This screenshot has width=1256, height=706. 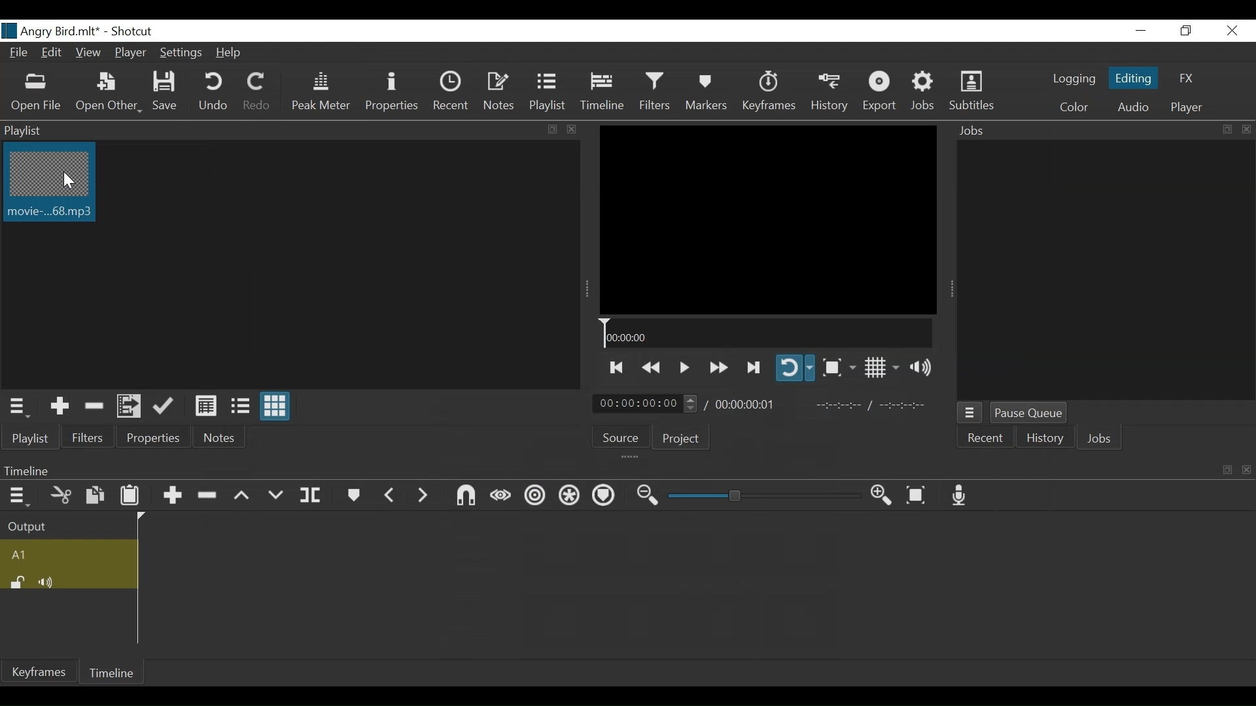 I want to click on Peak Meter, so click(x=321, y=92).